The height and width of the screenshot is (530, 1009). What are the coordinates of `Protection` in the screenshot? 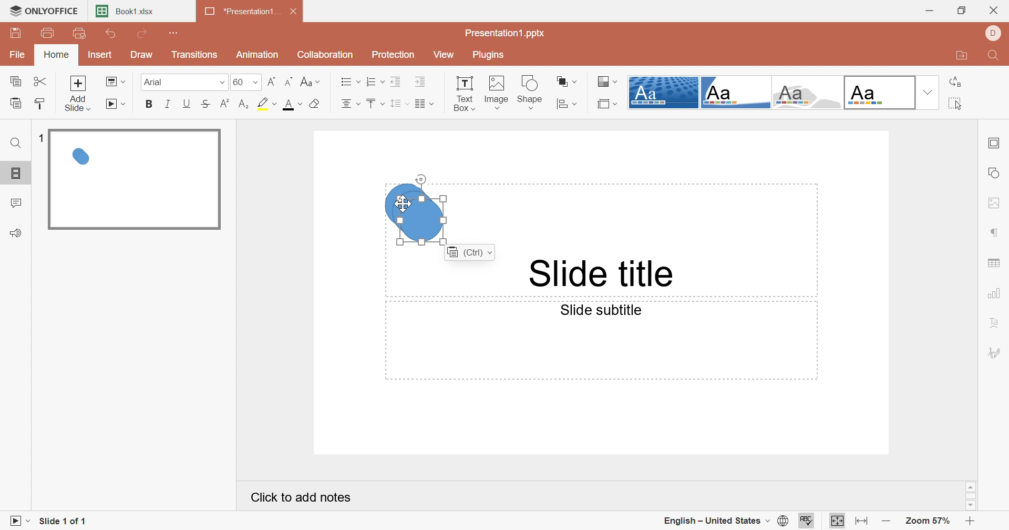 It's located at (396, 55).